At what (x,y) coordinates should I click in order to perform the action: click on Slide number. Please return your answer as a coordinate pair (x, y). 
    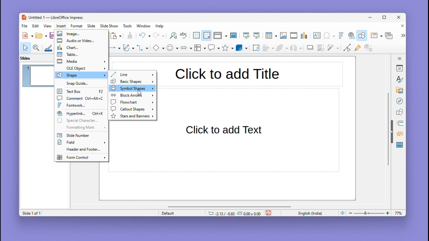
    Looking at the image, I should click on (78, 136).